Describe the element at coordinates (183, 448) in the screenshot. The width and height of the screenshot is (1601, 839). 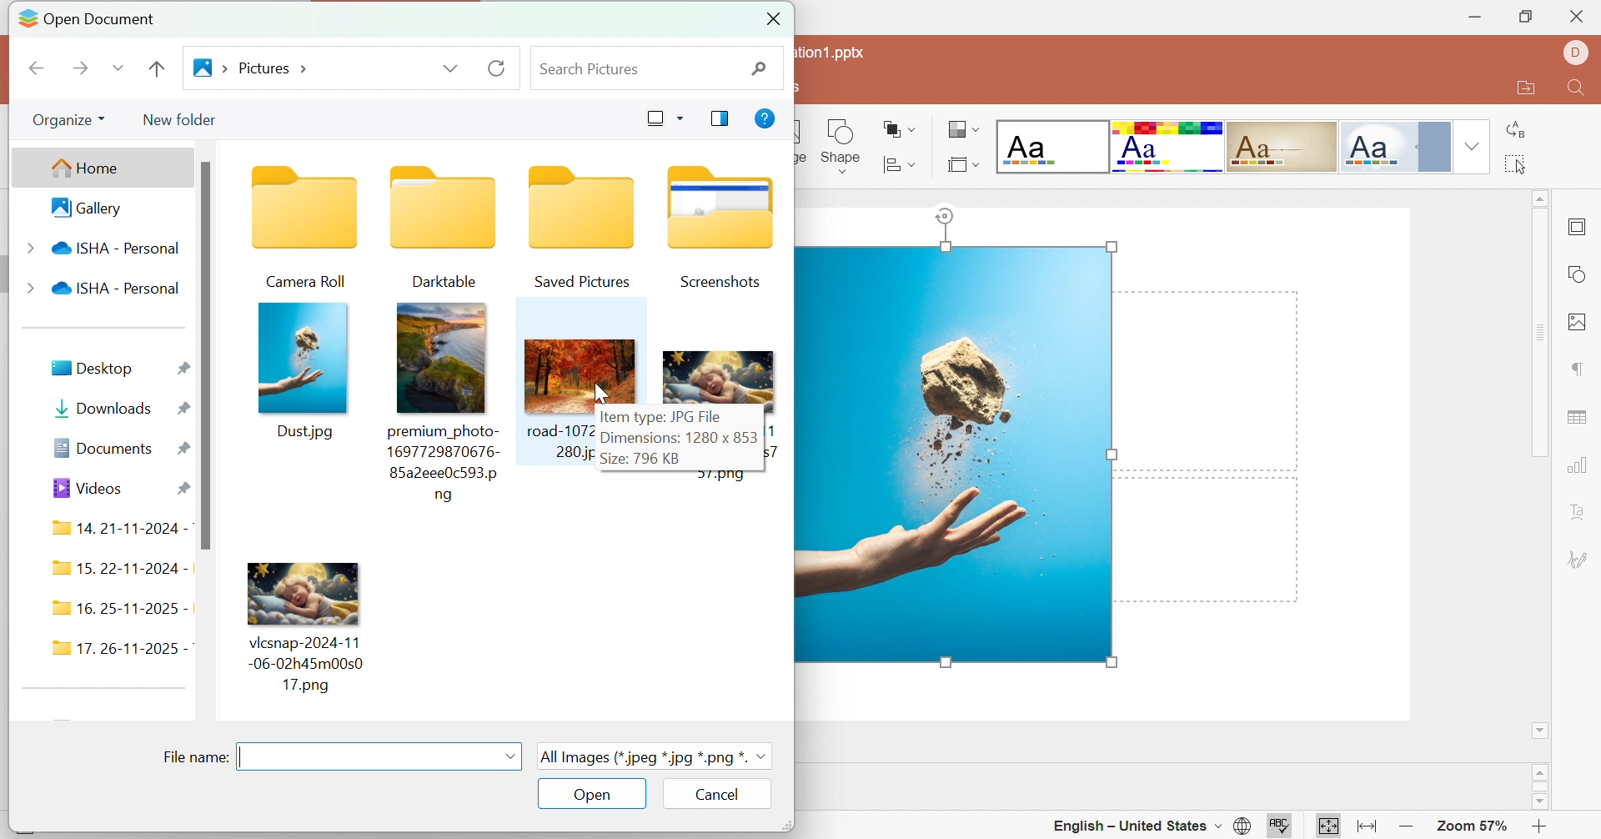
I see `Pinned` at that location.